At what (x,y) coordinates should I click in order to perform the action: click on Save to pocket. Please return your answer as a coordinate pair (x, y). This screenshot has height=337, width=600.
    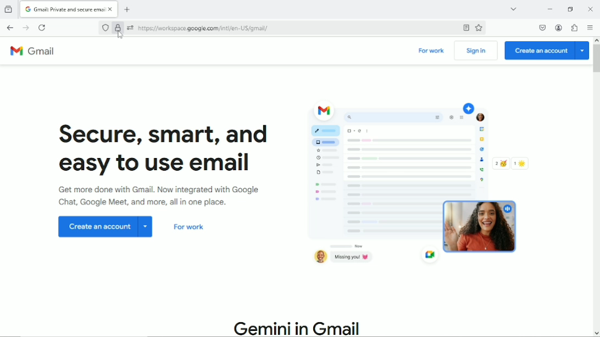
    Looking at the image, I should click on (542, 27).